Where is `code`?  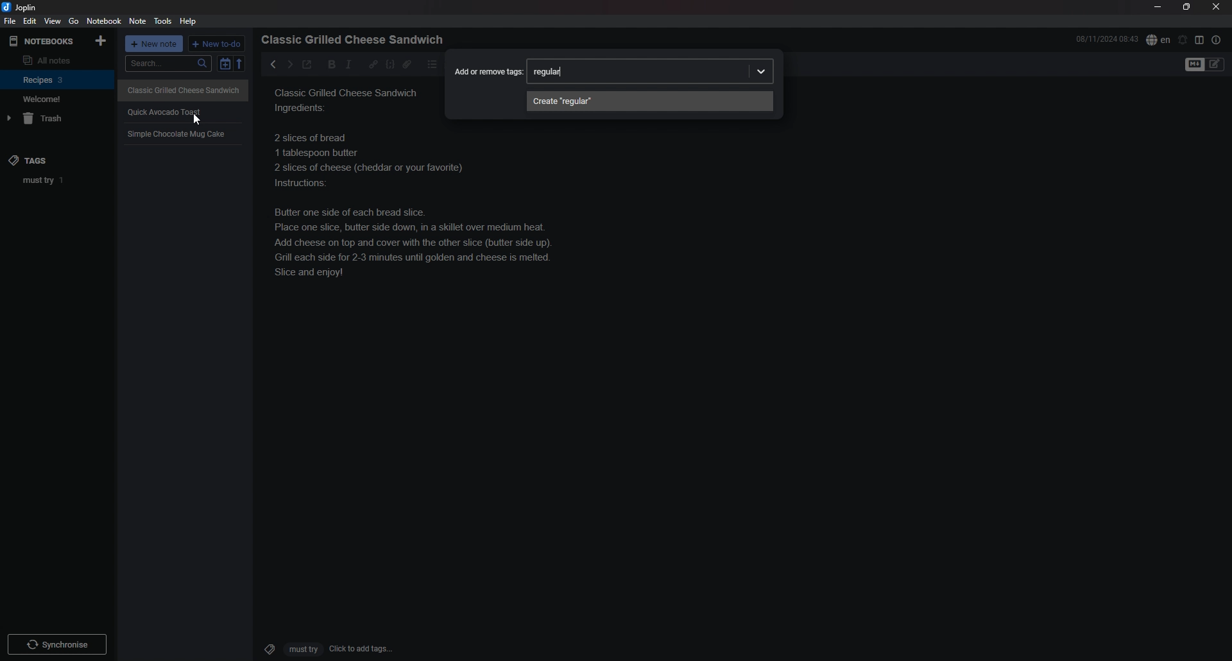 code is located at coordinates (389, 64).